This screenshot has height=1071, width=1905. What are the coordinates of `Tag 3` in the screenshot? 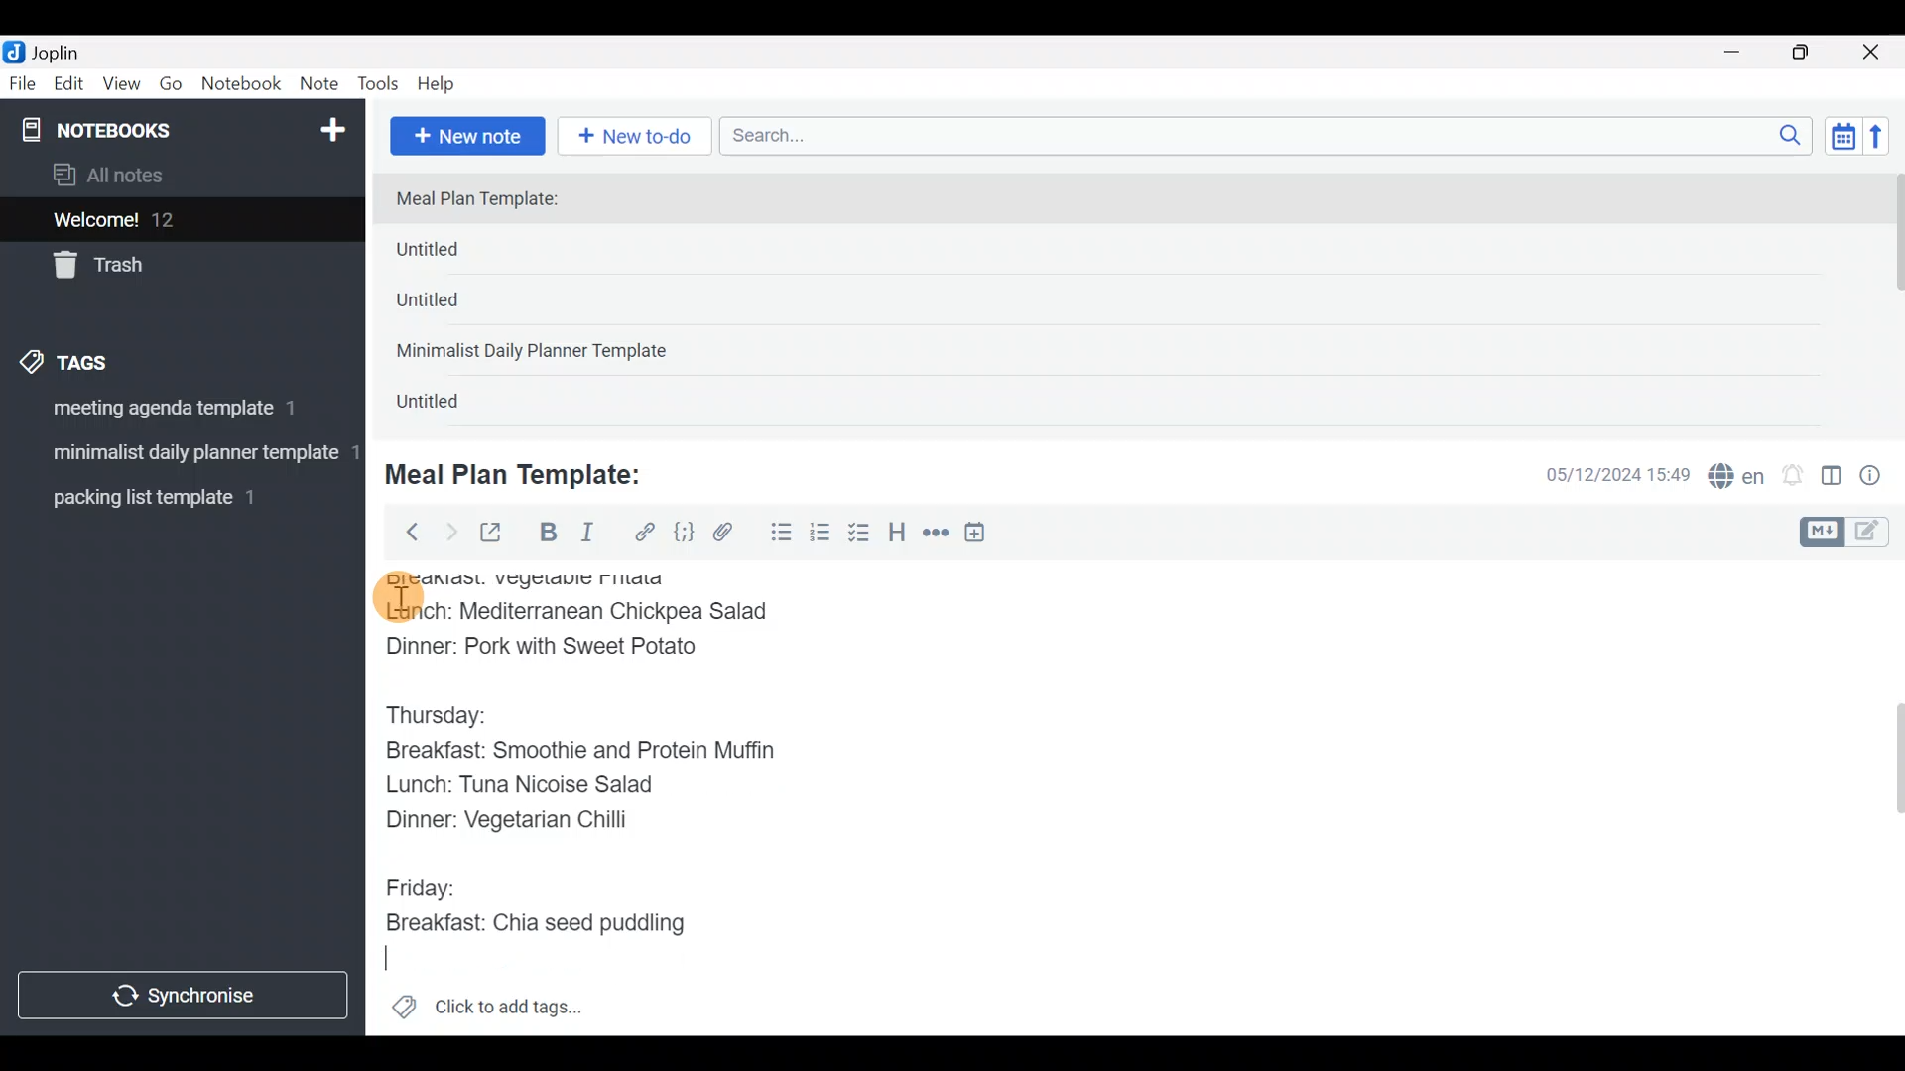 It's located at (176, 497).